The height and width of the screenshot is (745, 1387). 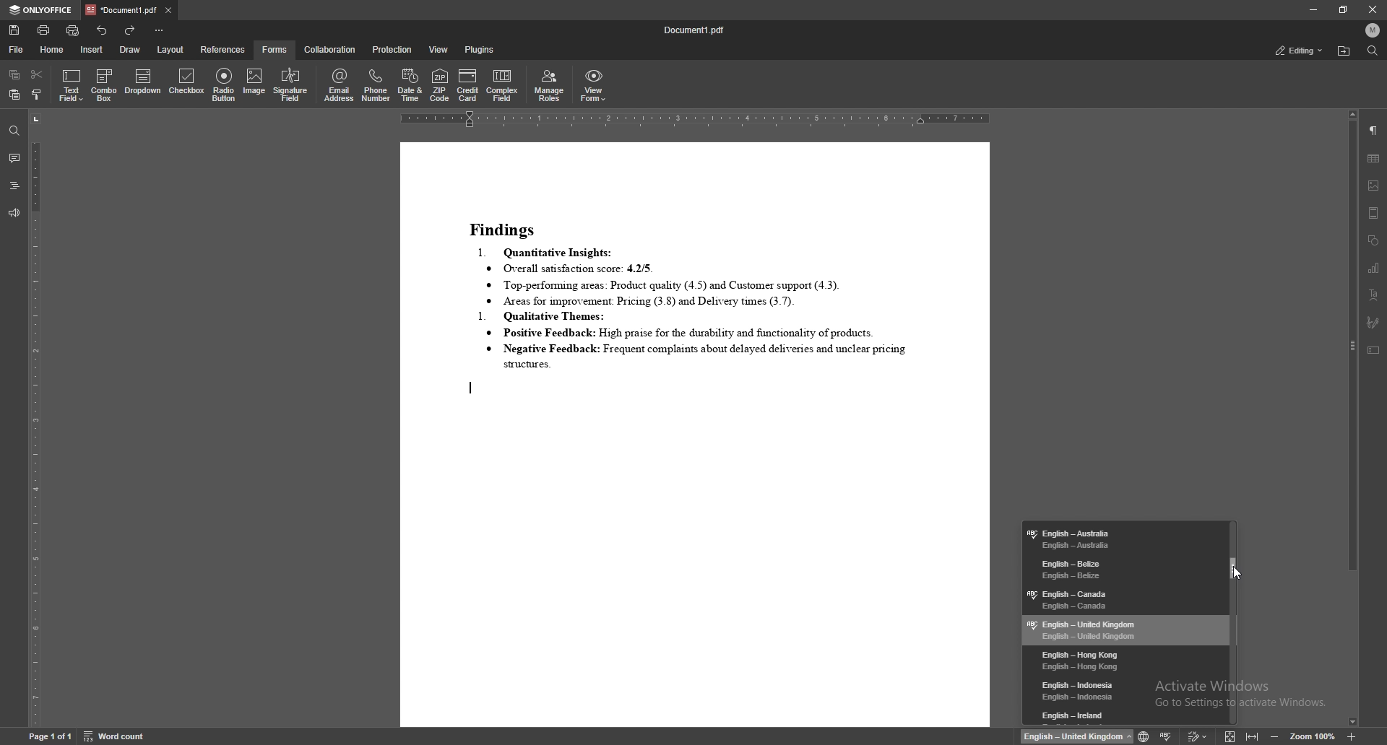 What do you see at coordinates (1313, 736) in the screenshot?
I see `zoom` at bounding box center [1313, 736].